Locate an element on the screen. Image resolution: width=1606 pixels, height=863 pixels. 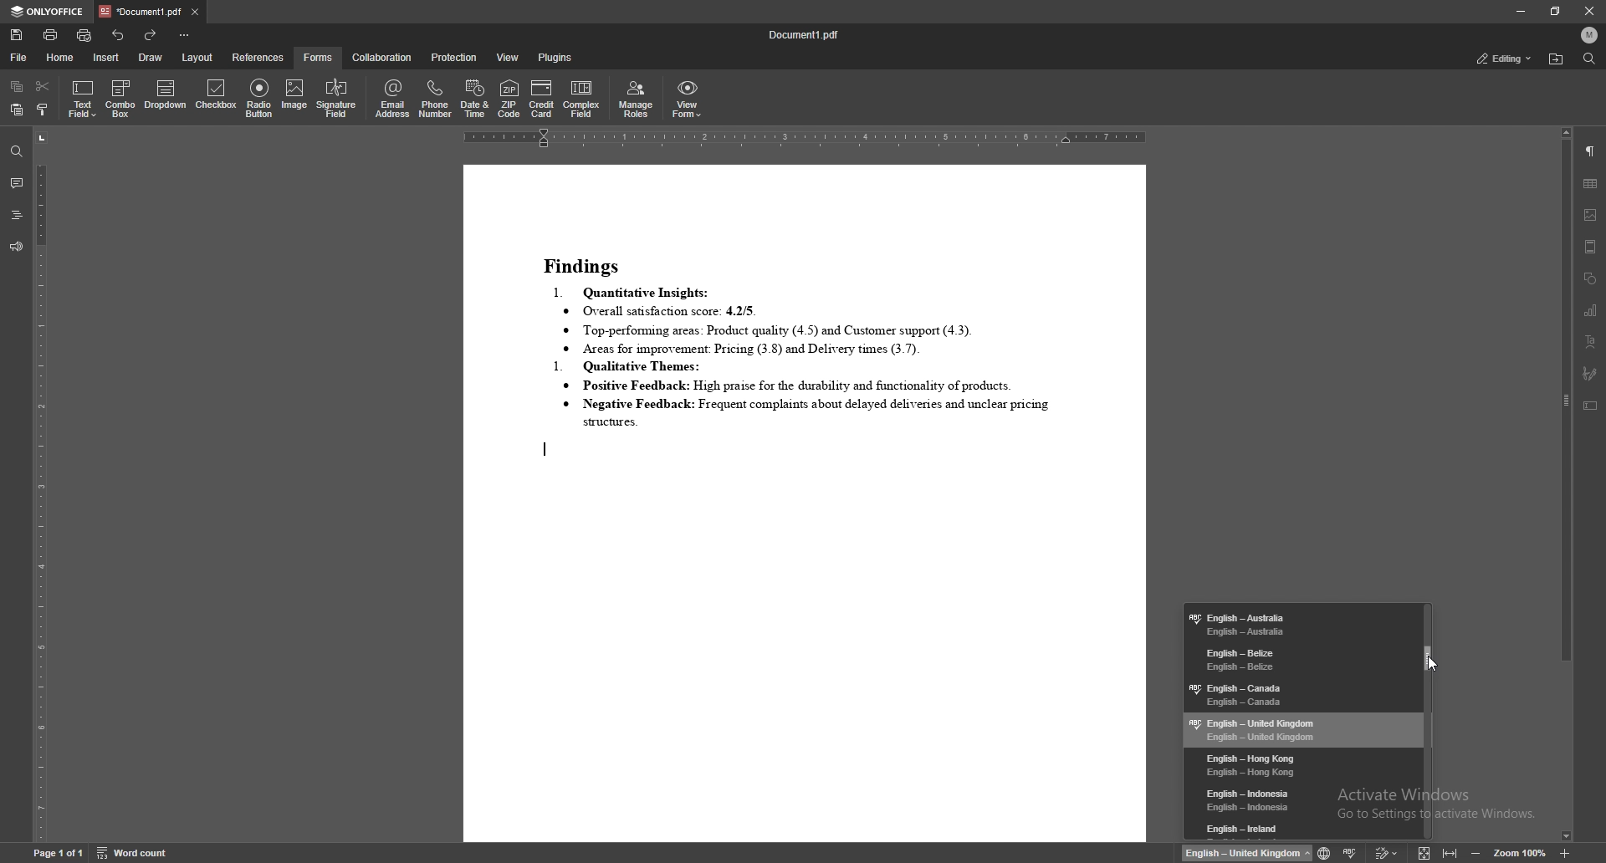
comment is located at coordinates (16, 182).